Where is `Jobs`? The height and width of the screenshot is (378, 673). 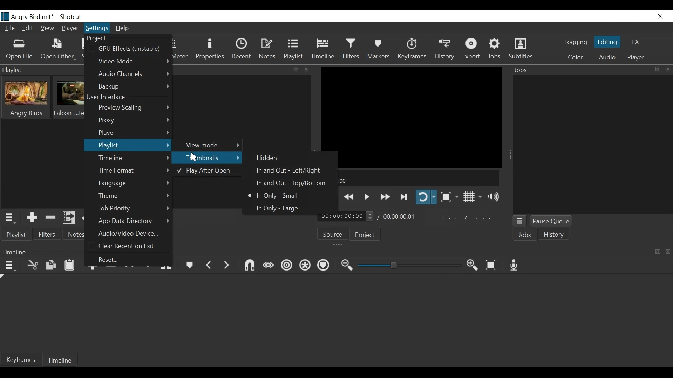 Jobs is located at coordinates (495, 50).